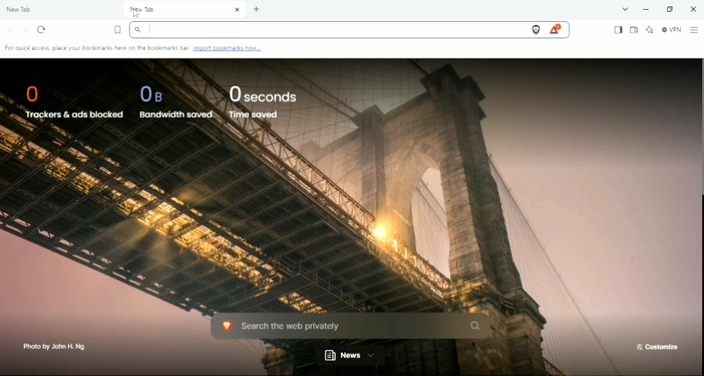 The width and height of the screenshot is (704, 376). What do you see at coordinates (41, 29) in the screenshot?
I see `Reload this page` at bounding box center [41, 29].